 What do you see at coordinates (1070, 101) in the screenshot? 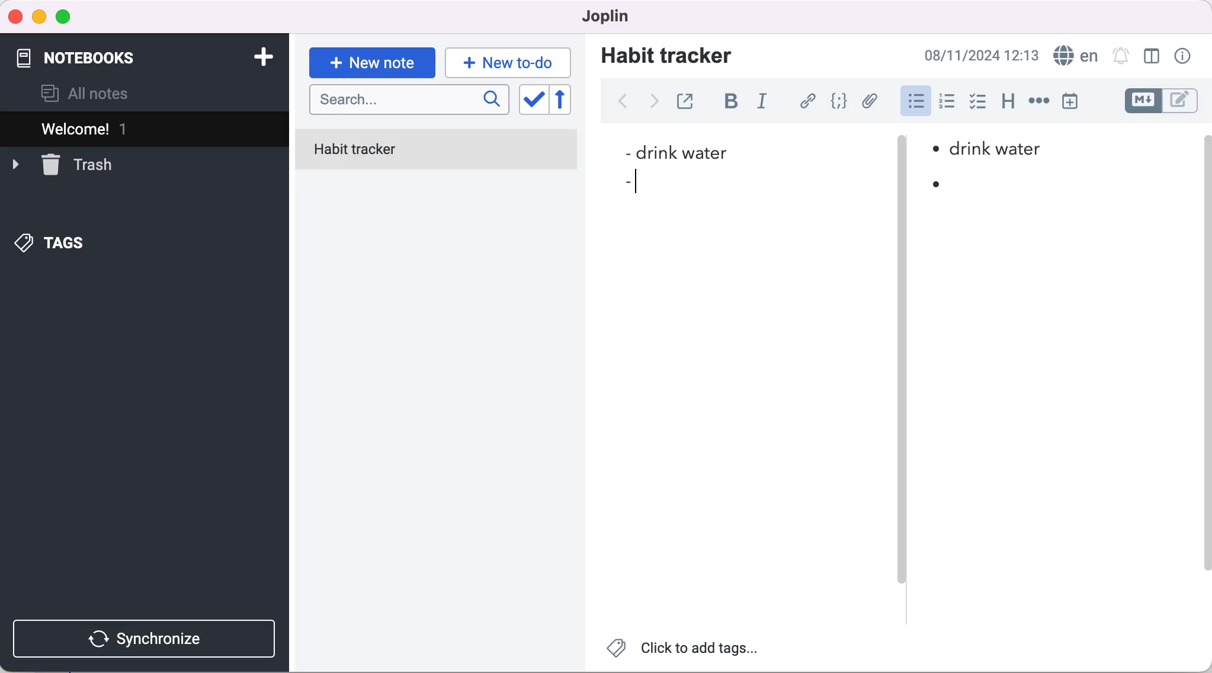
I see `insert time` at bounding box center [1070, 101].